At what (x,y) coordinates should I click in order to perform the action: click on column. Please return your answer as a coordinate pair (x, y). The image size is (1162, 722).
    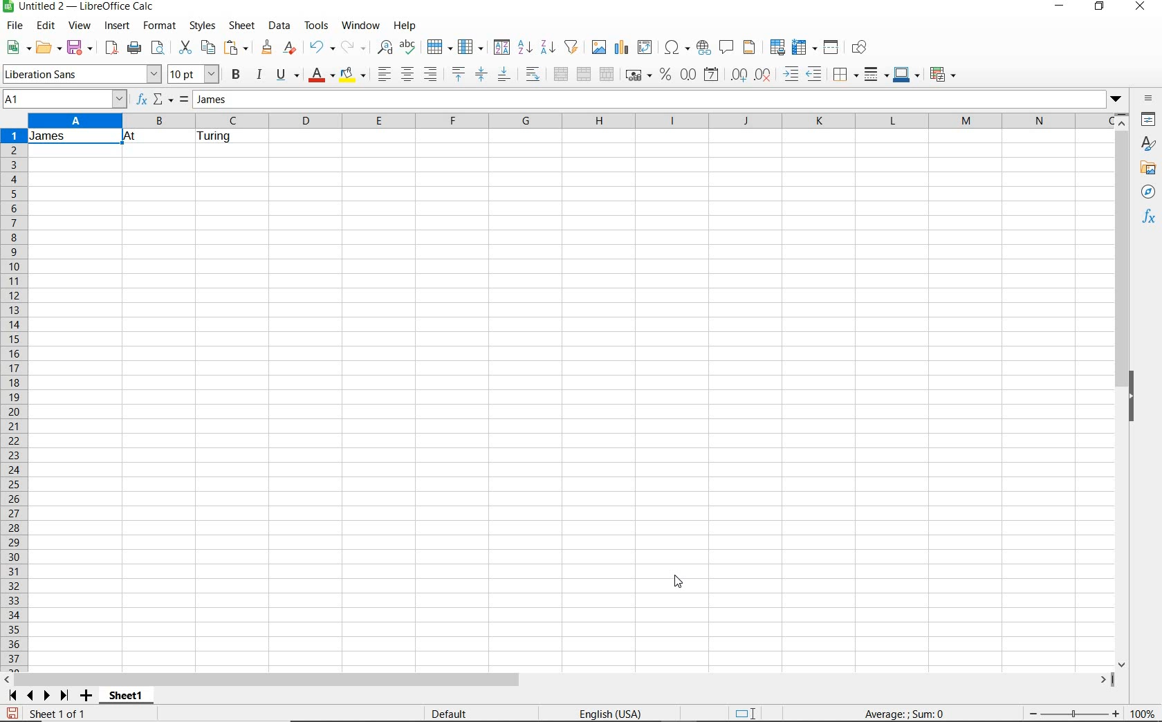
    Looking at the image, I should click on (471, 46).